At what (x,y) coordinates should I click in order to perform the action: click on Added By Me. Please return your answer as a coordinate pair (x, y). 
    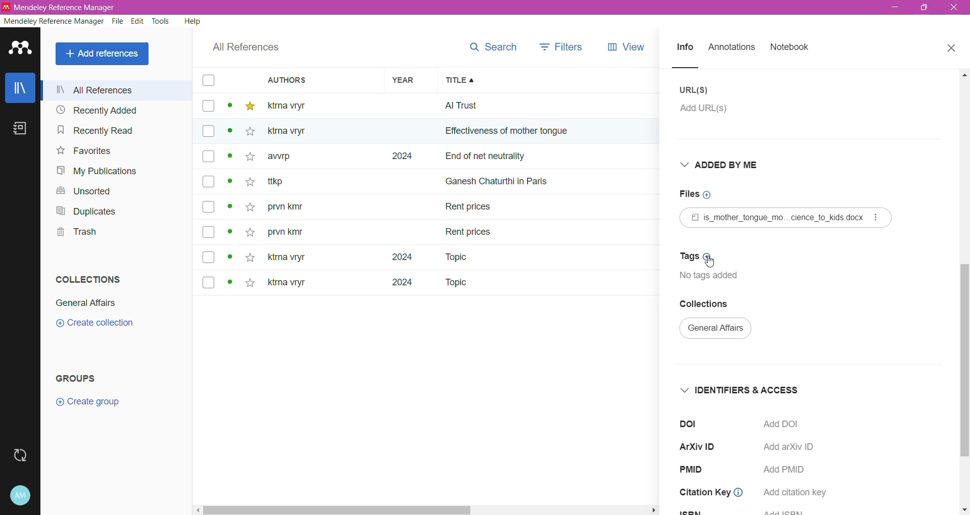
    Looking at the image, I should click on (726, 165).